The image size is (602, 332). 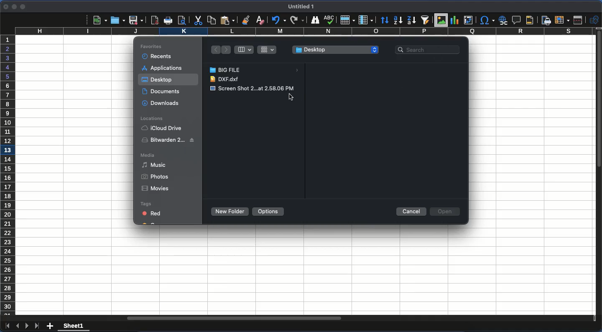 What do you see at coordinates (215, 50) in the screenshot?
I see `back` at bounding box center [215, 50].